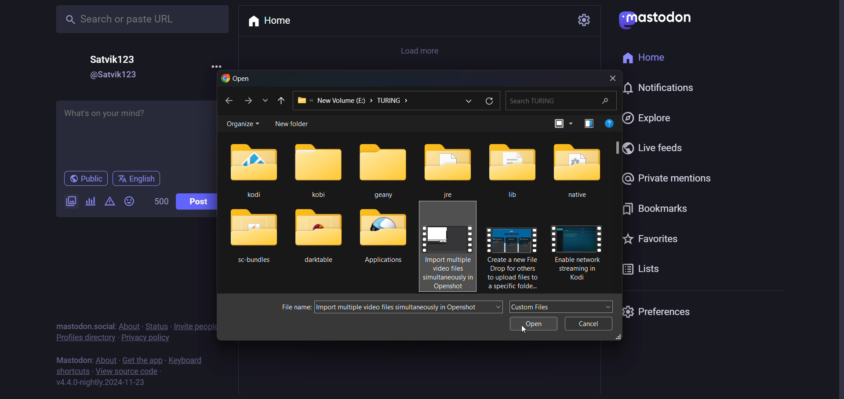 The width and height of the screenshot is (844, 399). I want to click on Satvik123, so click(114, 59).